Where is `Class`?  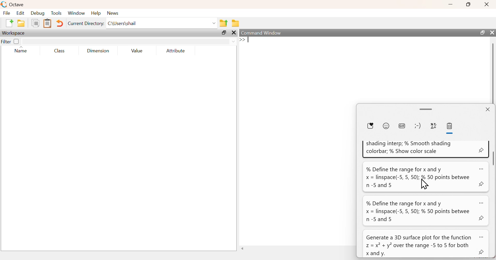 Class is located at coordinates (59, 51).